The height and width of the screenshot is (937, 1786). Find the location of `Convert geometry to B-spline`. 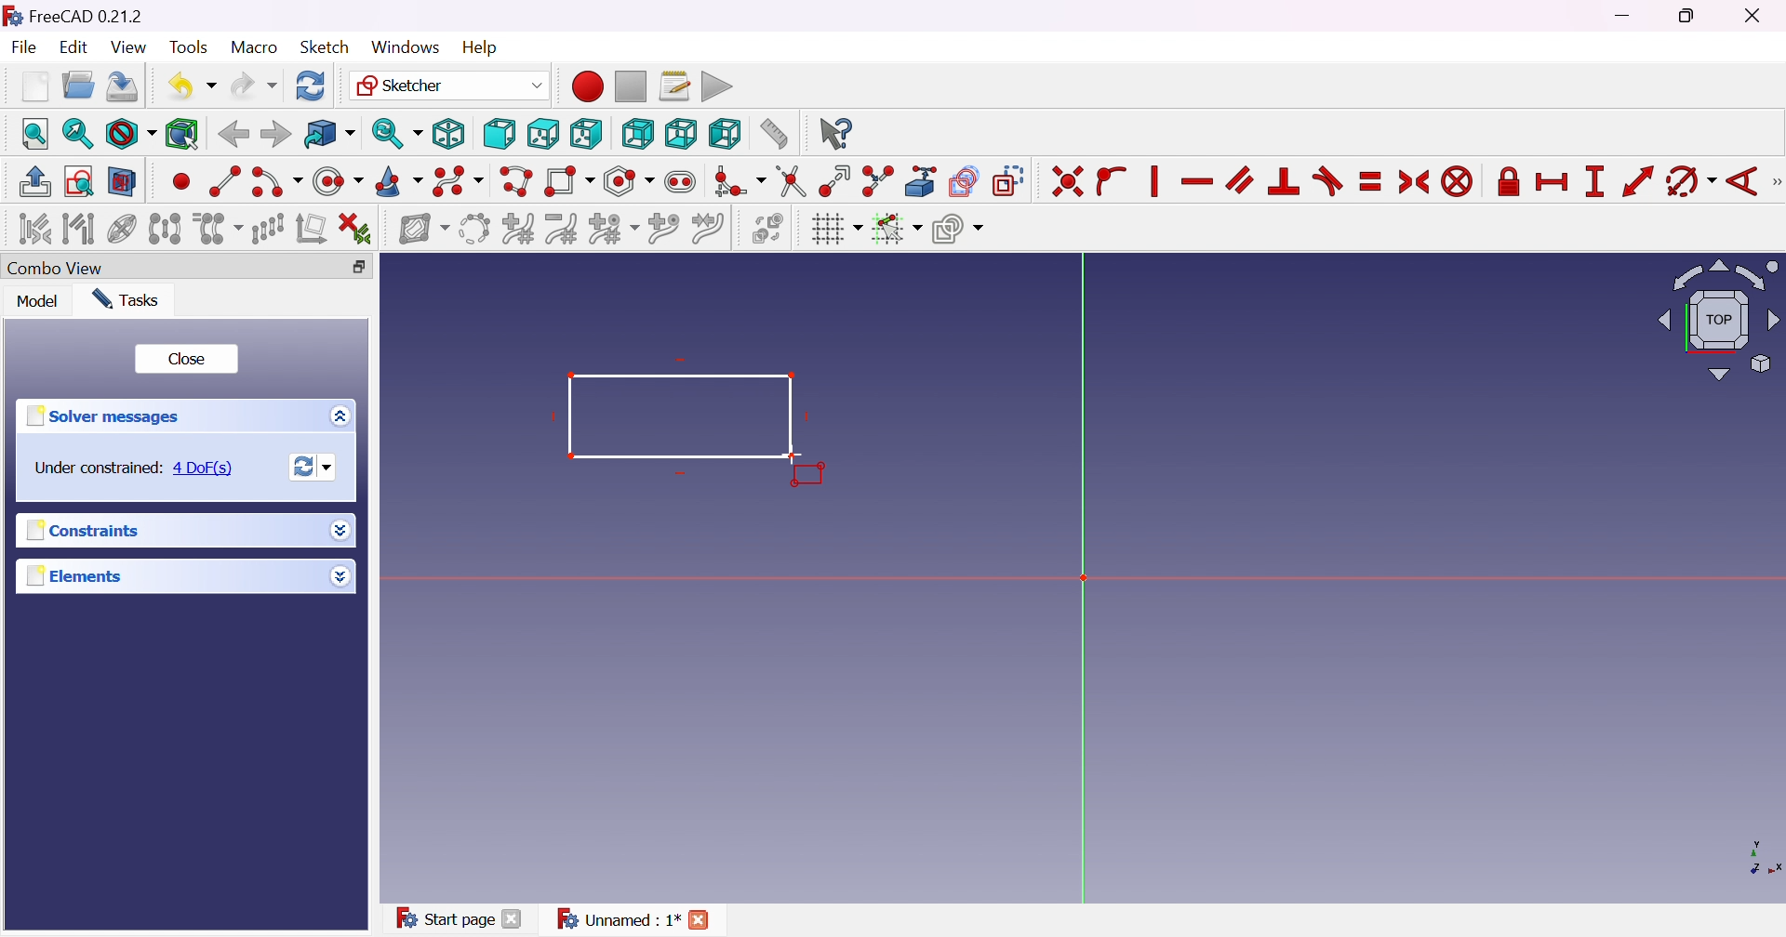

Convert geometry to B-spline is located at coordinates (473, 230).